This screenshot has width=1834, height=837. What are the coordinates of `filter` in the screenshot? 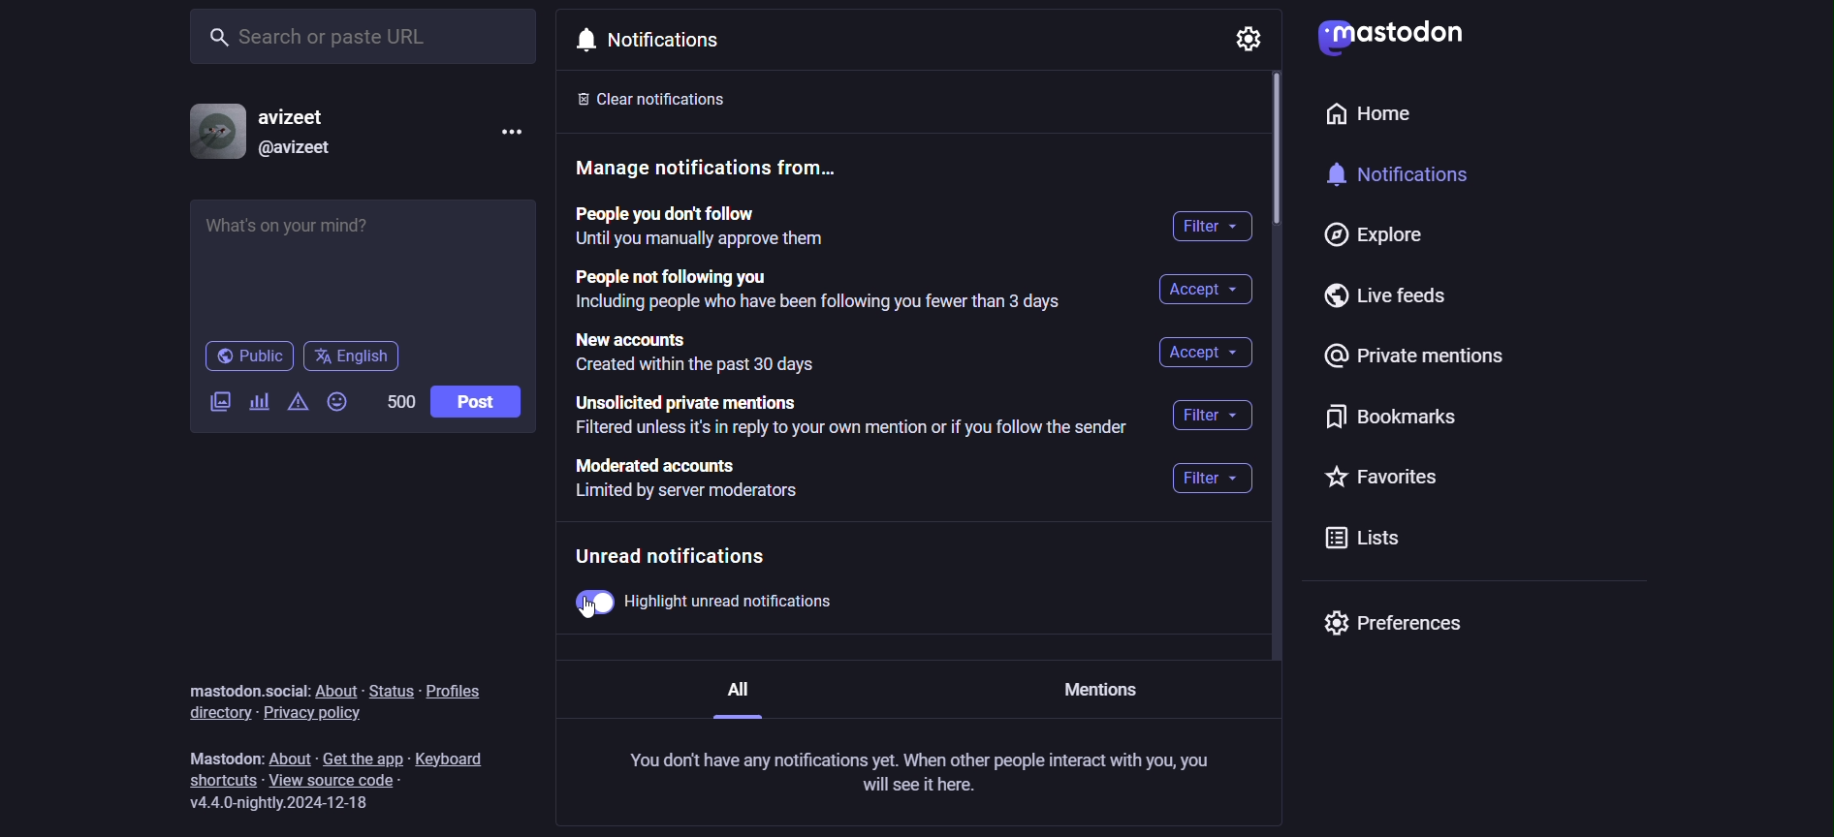 It's located at (1216, 229).